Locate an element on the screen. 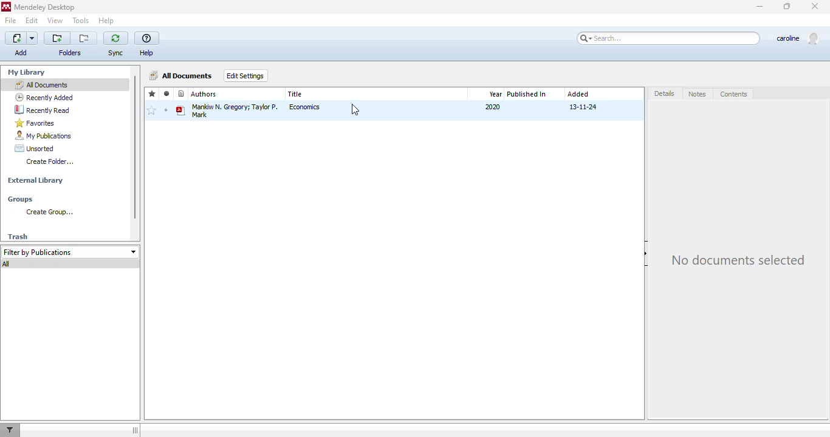  edit is located at coordinates (32, 20).